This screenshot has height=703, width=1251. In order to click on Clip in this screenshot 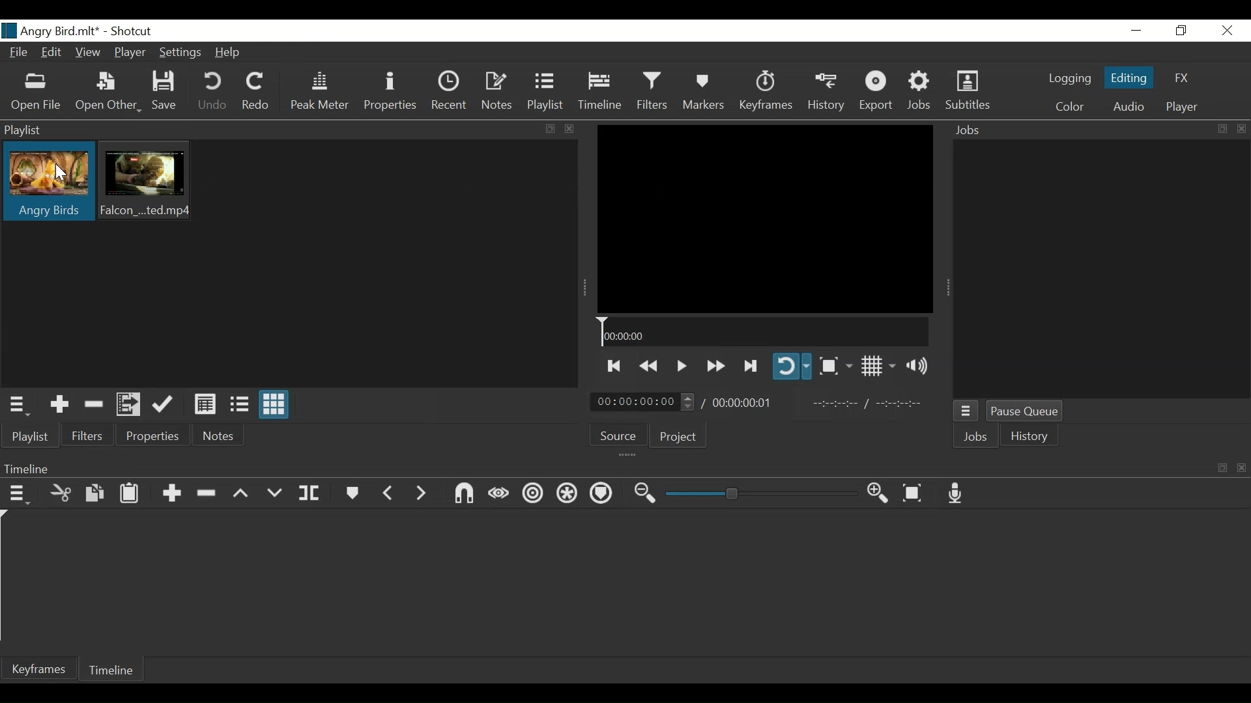, I will do `click(149, 182)`.